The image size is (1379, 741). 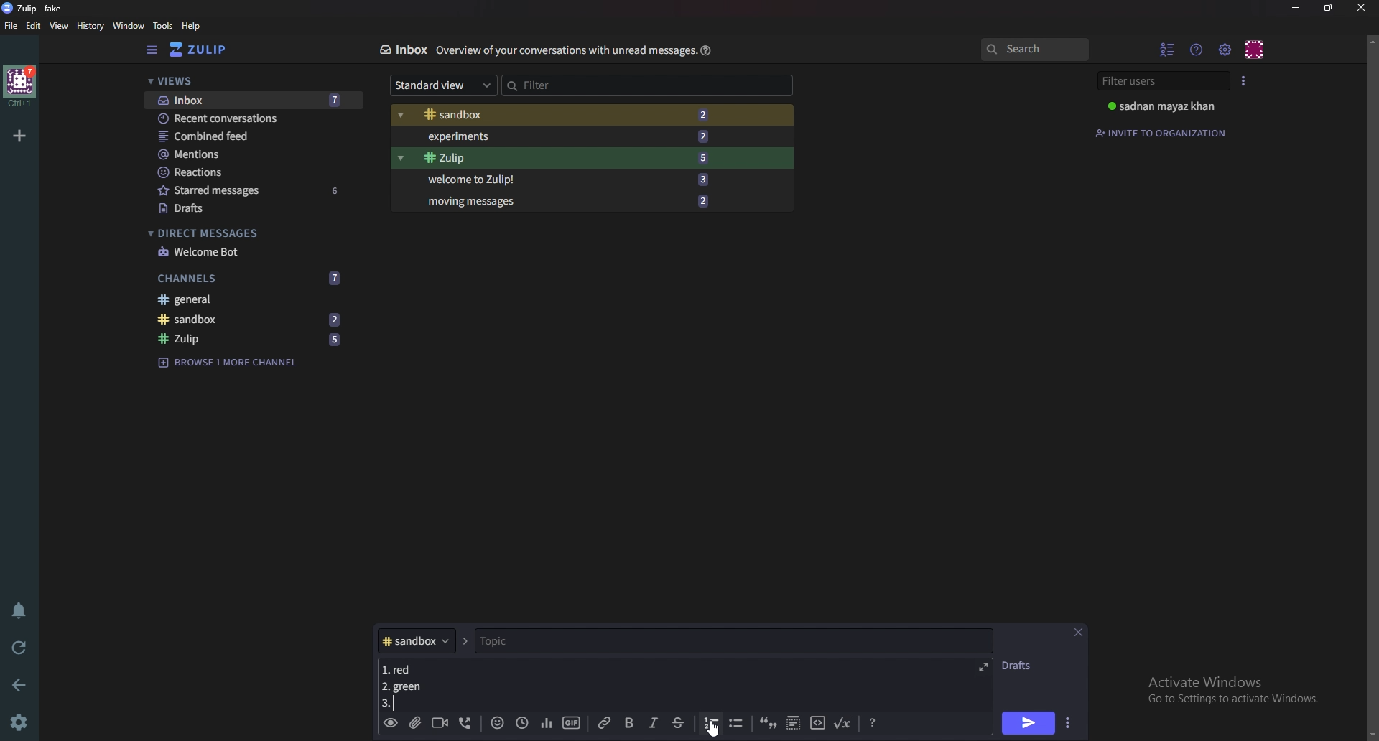 What do you see at coordinates (34, 25) in the screenshot?
I see `Edit` at bounding box center [34, 25].